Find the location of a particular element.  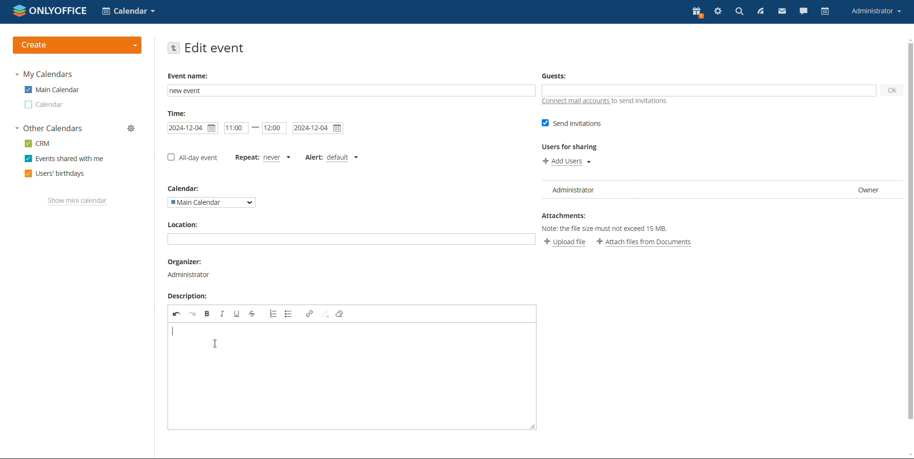

Guests: is located at coordinates (555, 75).